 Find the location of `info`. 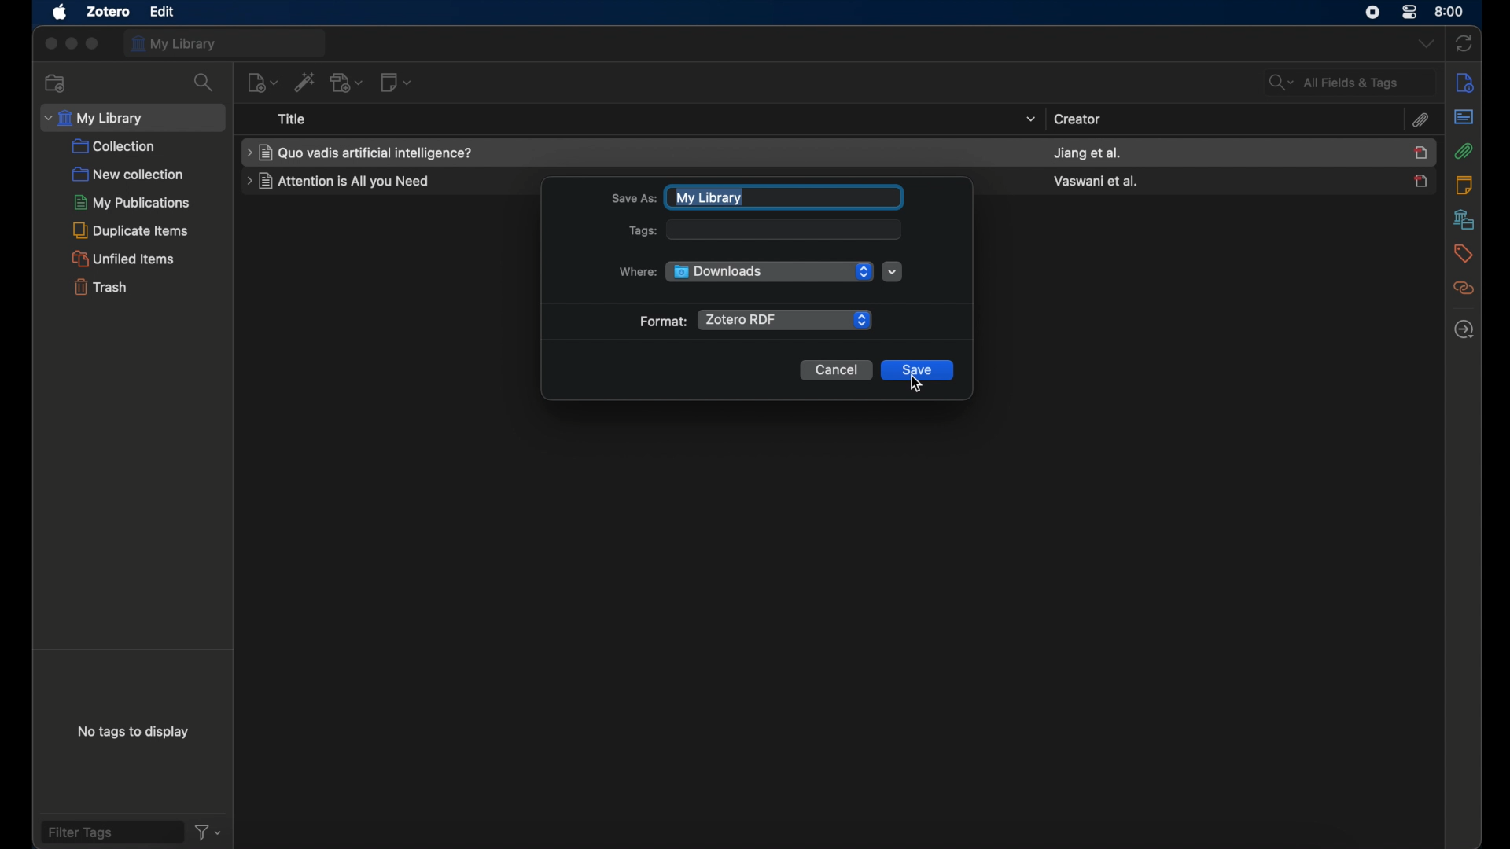

info is located at coordinates (1462, 83).